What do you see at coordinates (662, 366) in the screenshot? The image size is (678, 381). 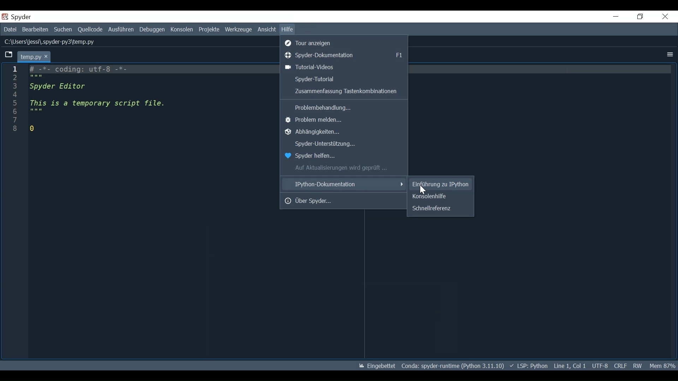 I see `Memory Usage` at bounding box center [662, 366].